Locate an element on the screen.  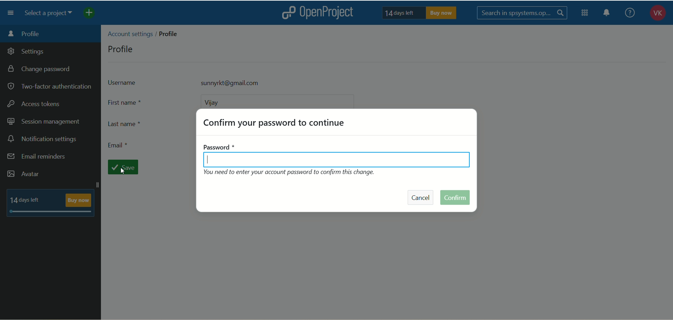
two-factor authentication is located at coordinates (49, 86).